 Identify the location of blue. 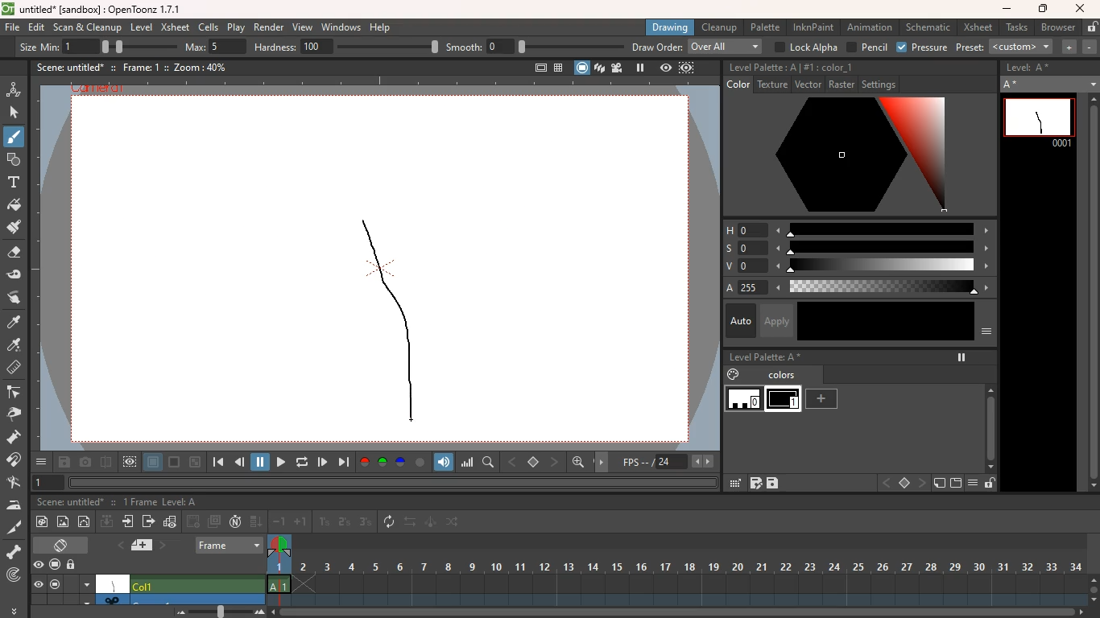
(402, 463).